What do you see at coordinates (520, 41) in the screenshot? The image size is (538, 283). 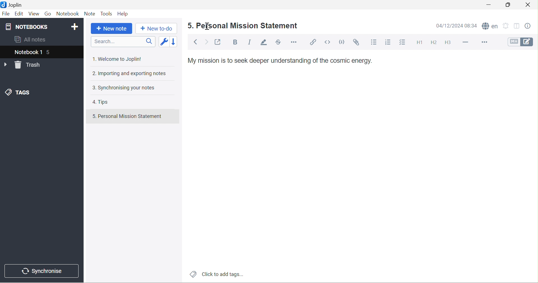 I see `Toggle editors` at bounding box center [520, 41].